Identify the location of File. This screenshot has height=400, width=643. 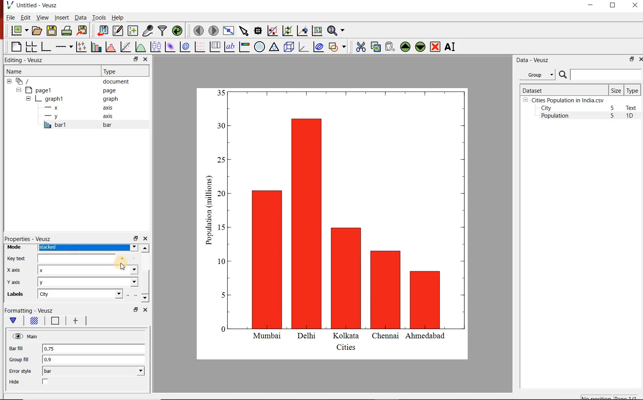
(11, 17).